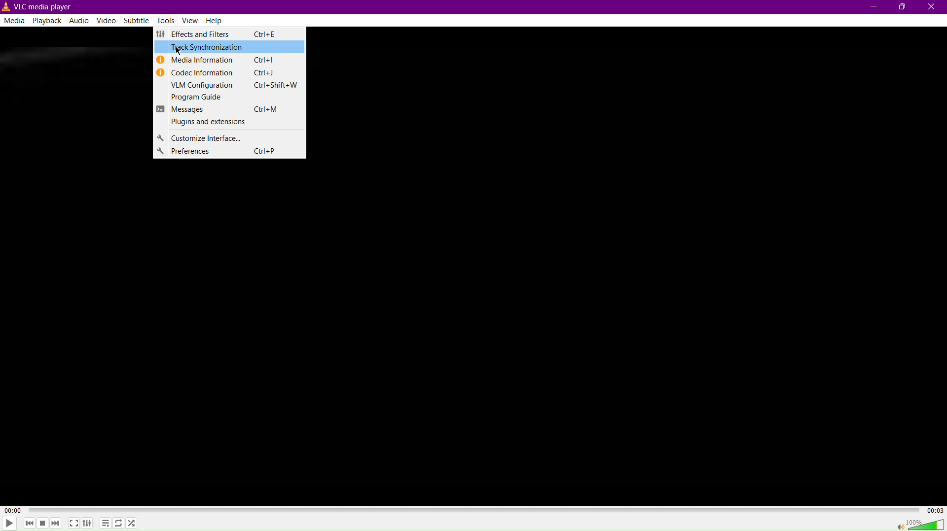 This screenshot has width=947, height=531. Describe the element at coordinates (73, 523) in the screenshot. I see `Fullscreen` at that location.